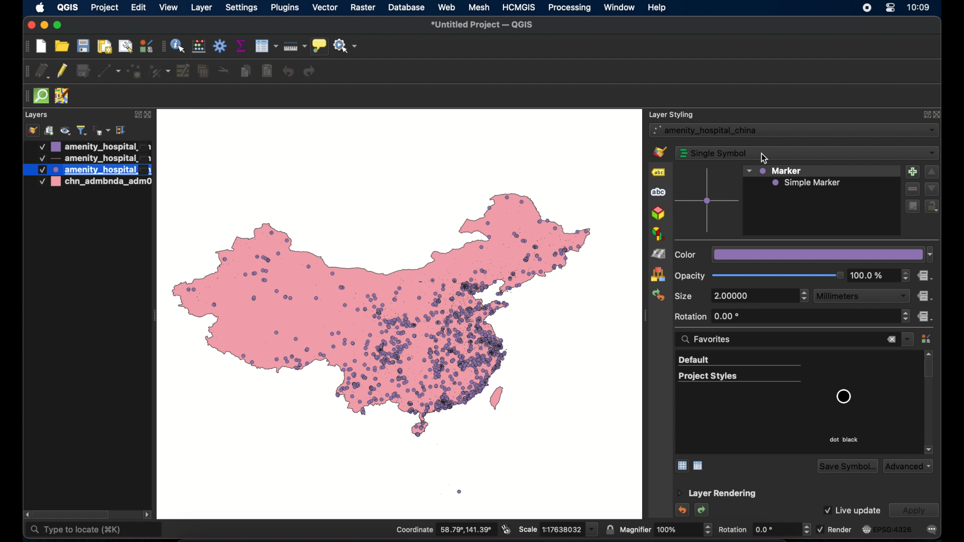 This screenshot has width=964, height=542. Describe the element at coordinates (928, 449) in the screenshot. I see `scroll down` at that location.